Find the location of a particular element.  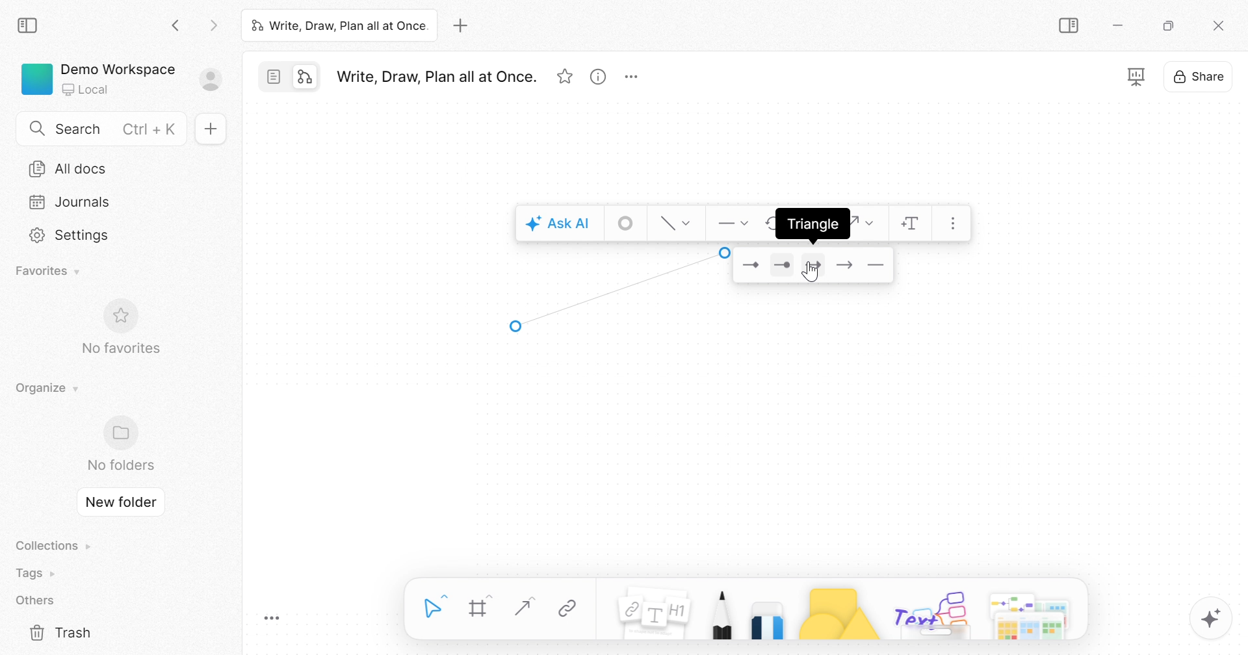

View info is located at coordinates (597, 79).